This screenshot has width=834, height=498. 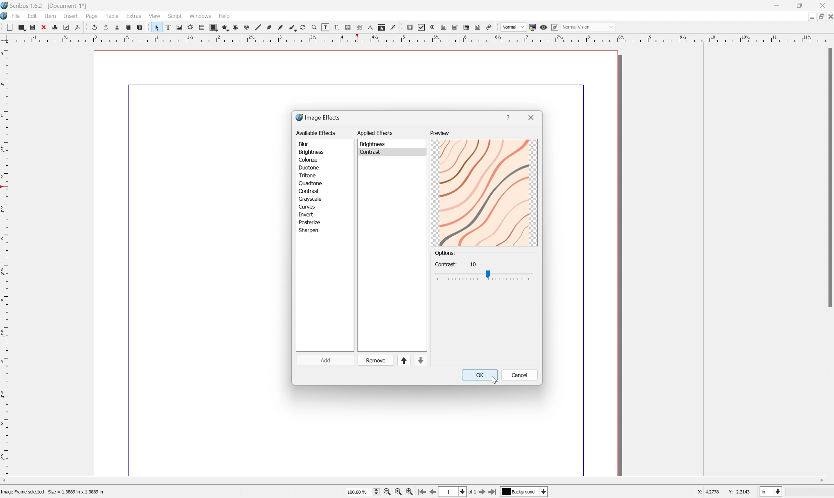 I want to click on Table, so click(x=202, y=27).